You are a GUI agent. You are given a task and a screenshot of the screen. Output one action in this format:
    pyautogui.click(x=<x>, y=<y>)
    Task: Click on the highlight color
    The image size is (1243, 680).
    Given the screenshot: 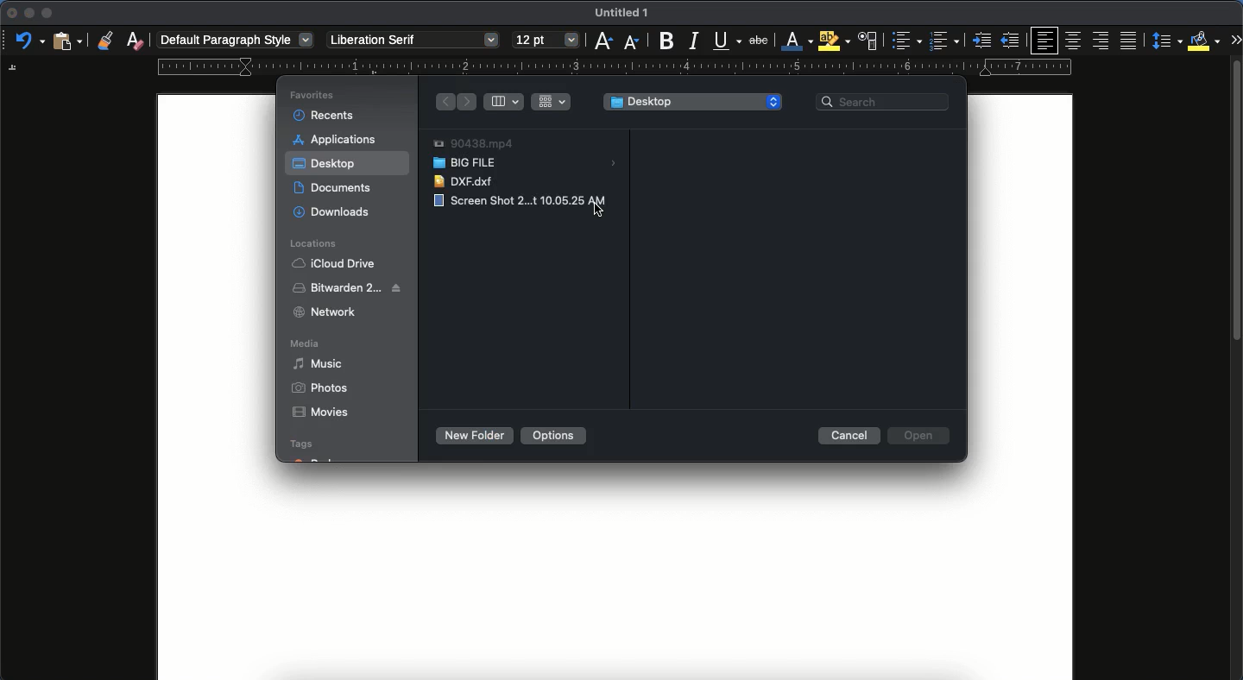 What is the action you would take?
    pyautogui.click(x=832, y=41)
    